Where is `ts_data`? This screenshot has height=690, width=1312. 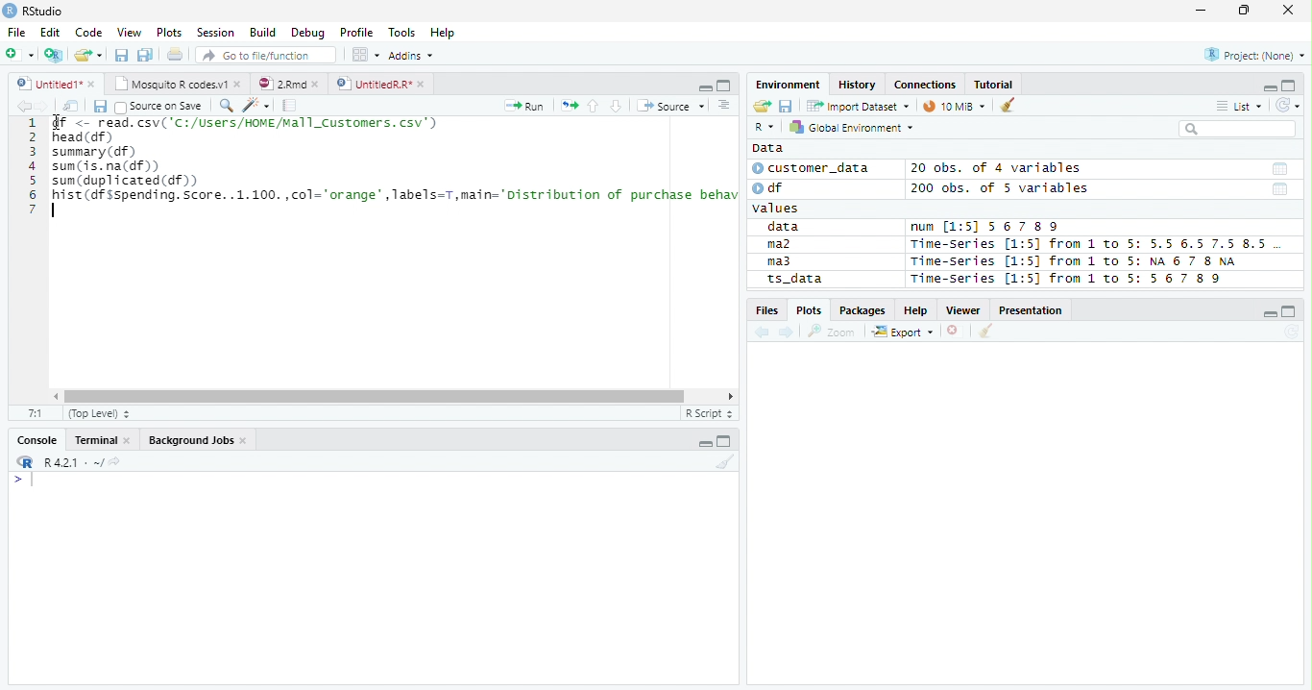
ts_data is located at coordinates (821, 282).